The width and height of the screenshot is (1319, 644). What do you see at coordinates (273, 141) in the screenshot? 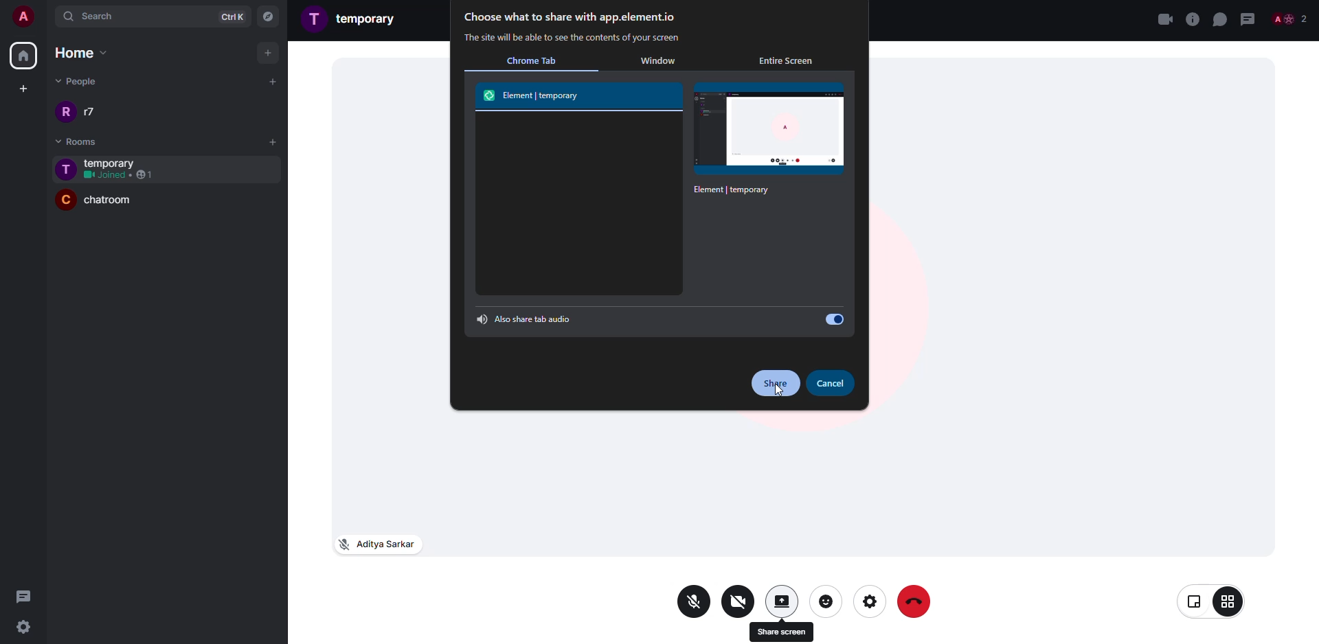
I see `add` at bounding box center [273, 141].